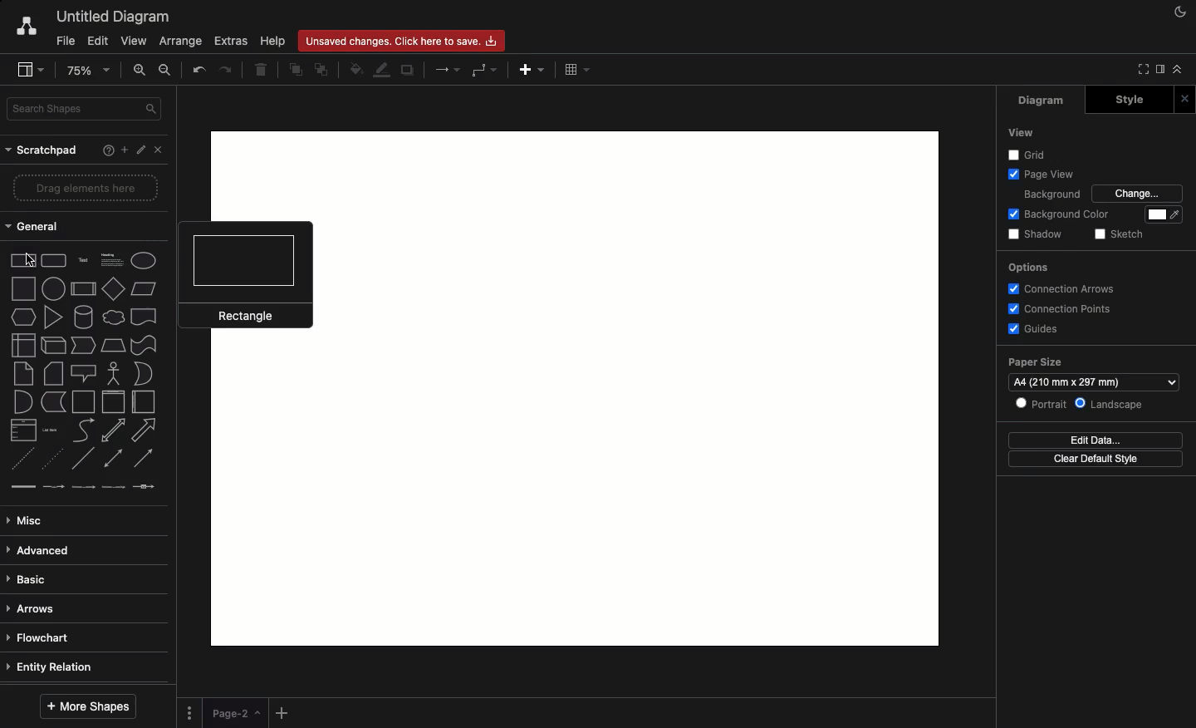  I want to click on Zoom, so click(87, 71).